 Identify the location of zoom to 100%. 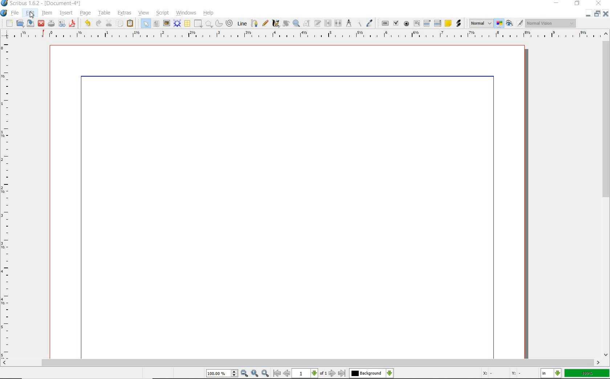
(255, 374).